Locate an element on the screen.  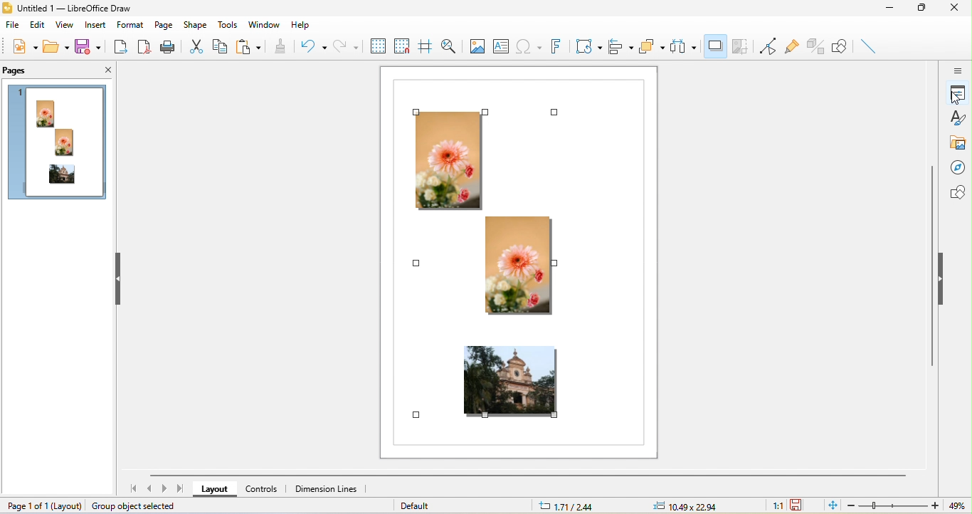
hide is located at coordinates (946, 278).